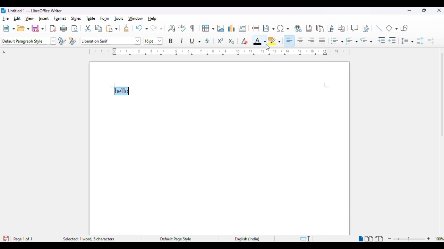 The height and width of the screenshot is (249, 444). I want to click on increase indent, so click(381, 41).